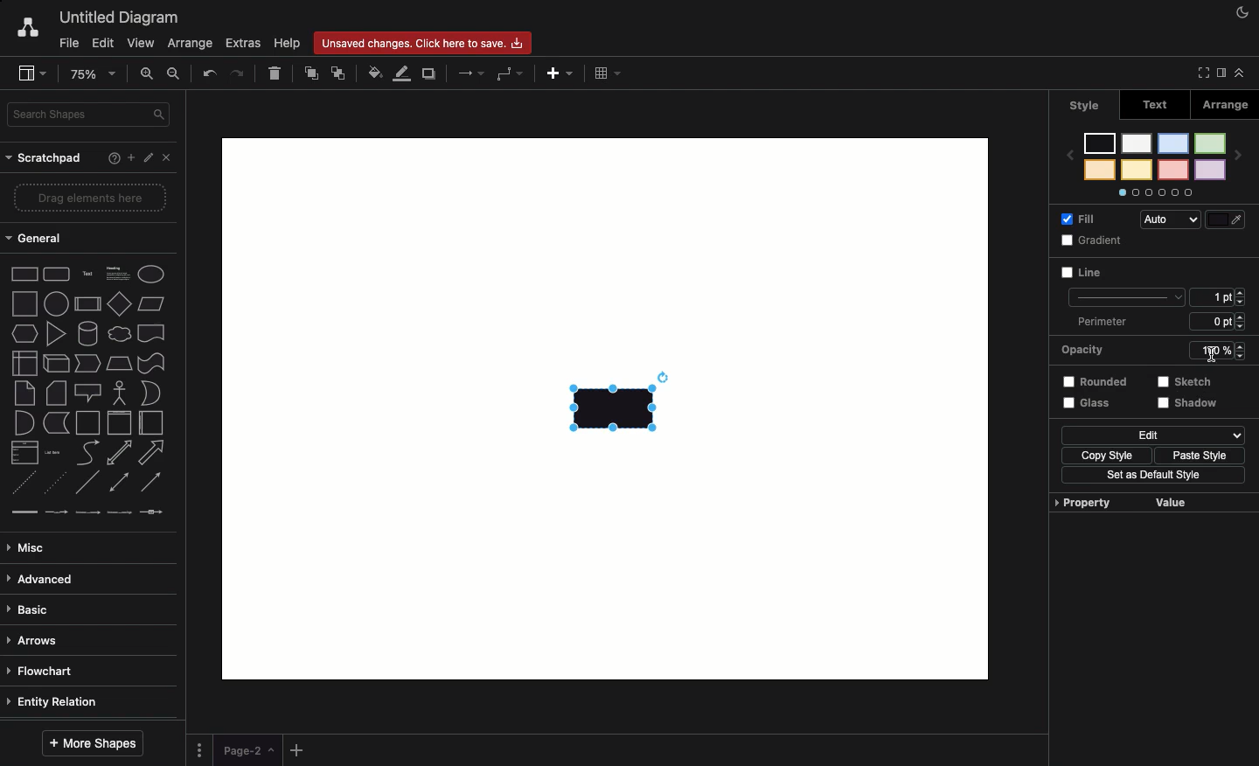  What do you see at coordinates (54, 703) in the screenshot?
I see `Entity relation` at bounding box center [54, 703].